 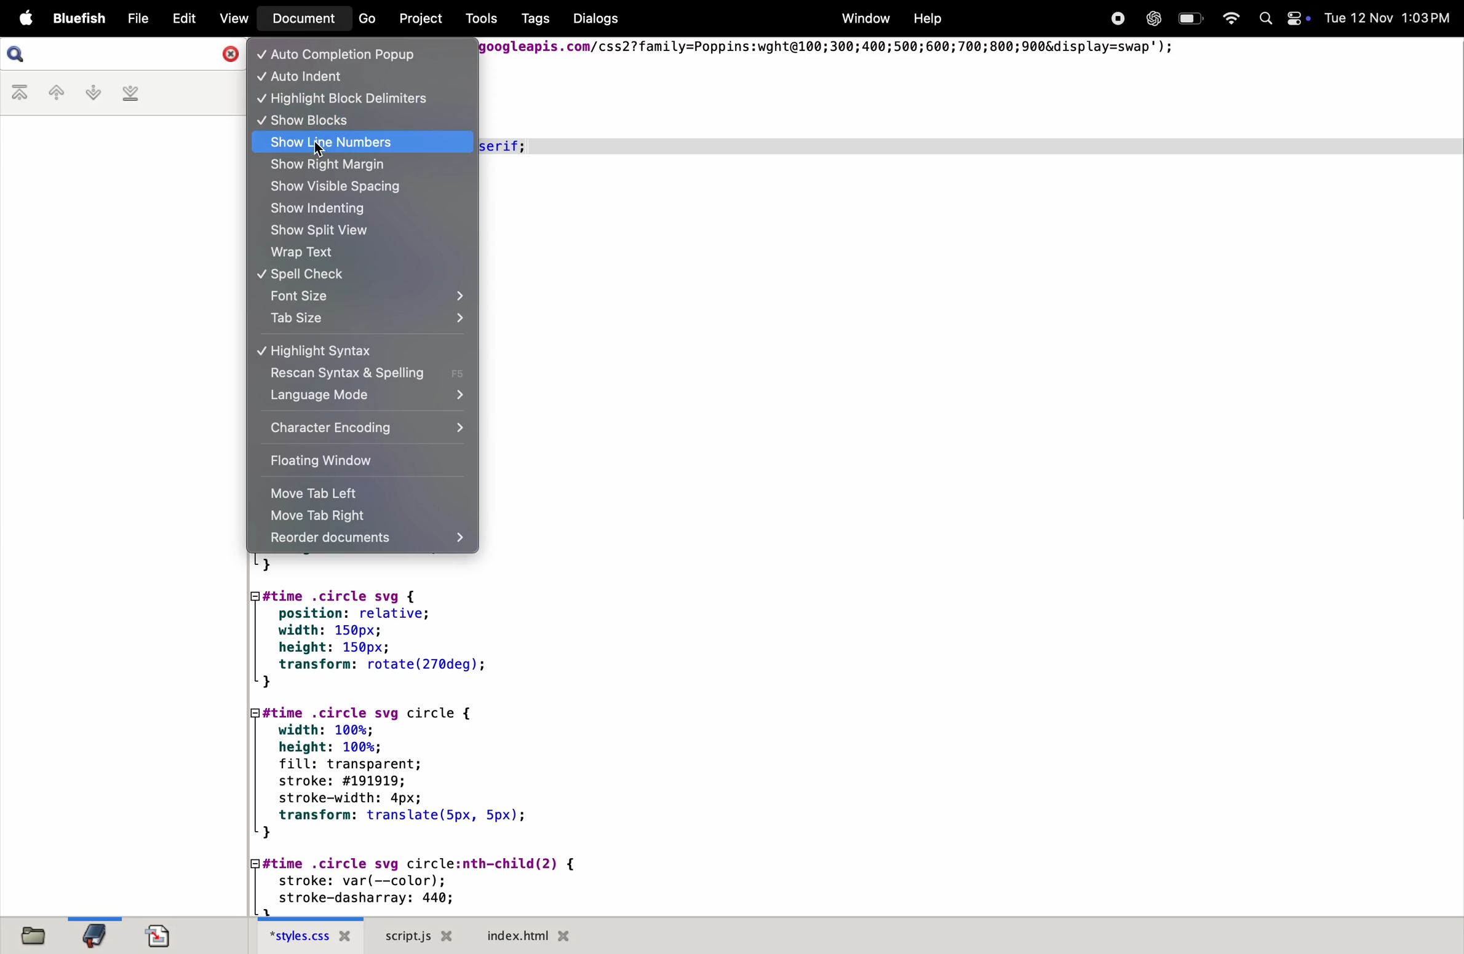 What do you see at coordinates (365, 321) in the screenshot?
I see `tab size` at bounding box center [365, 321].